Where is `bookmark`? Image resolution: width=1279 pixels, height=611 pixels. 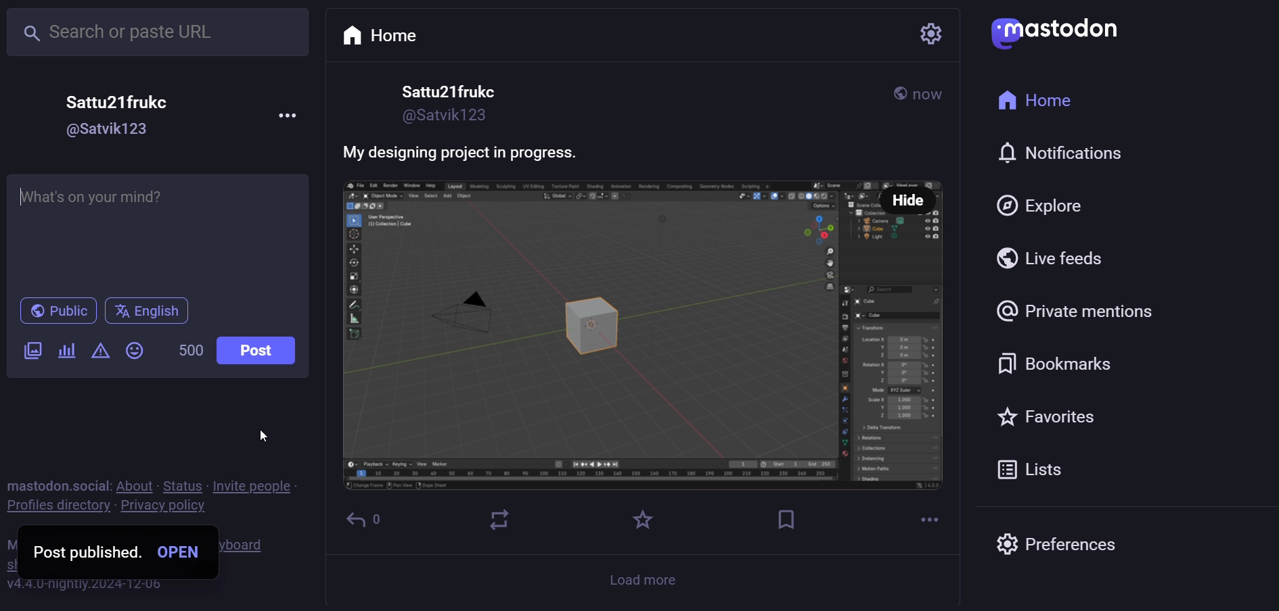 bookmark is located at coordinates (1050, 362).